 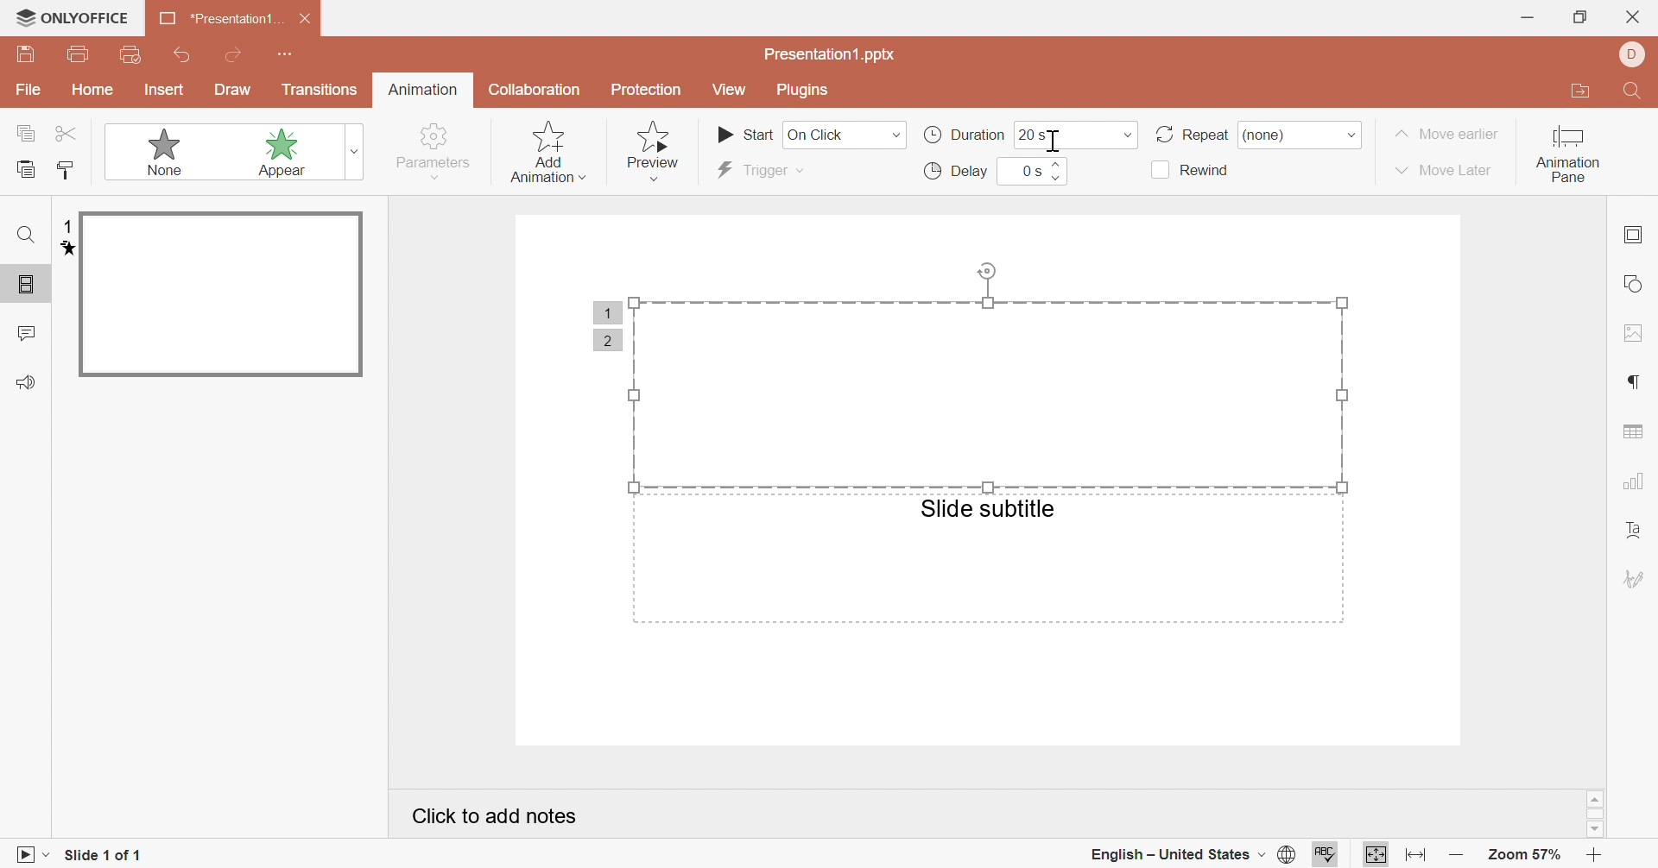 I want to click on animation, so click(x=423, y=88).